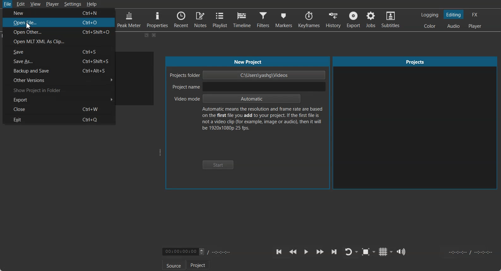 This screenshot has height=271, width=501. I want to click on Export, so click(61, 100).